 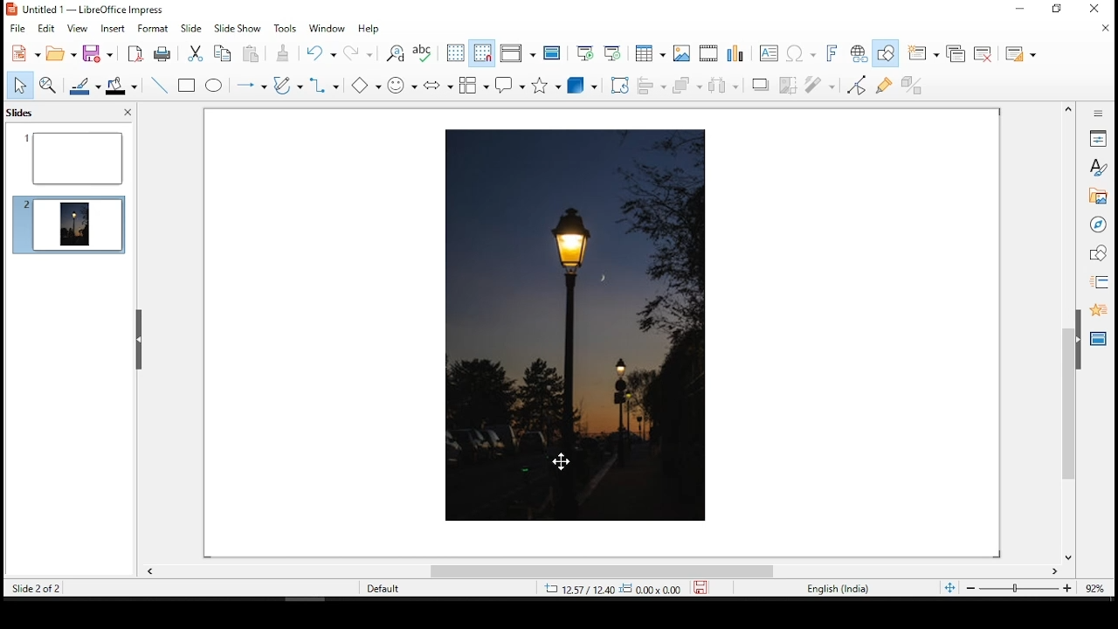 What do you see at coordinates (393, 52) in the screenshot?
I see `find and replace` at bounding box center [393, 52].